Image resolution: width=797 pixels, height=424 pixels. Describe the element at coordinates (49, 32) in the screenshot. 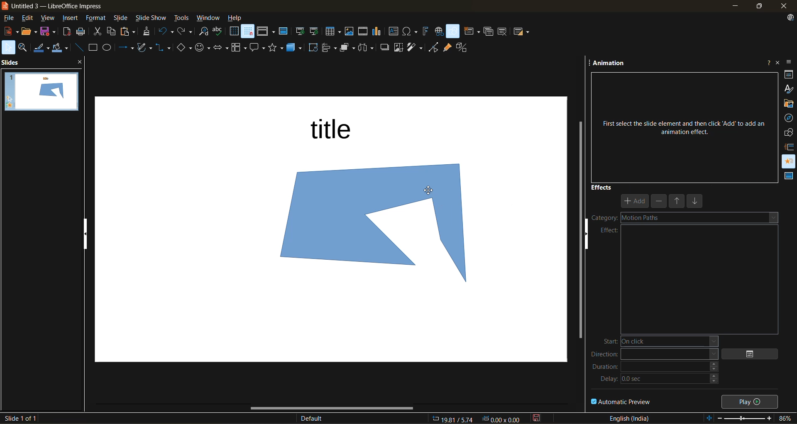

I see `save` at that location.